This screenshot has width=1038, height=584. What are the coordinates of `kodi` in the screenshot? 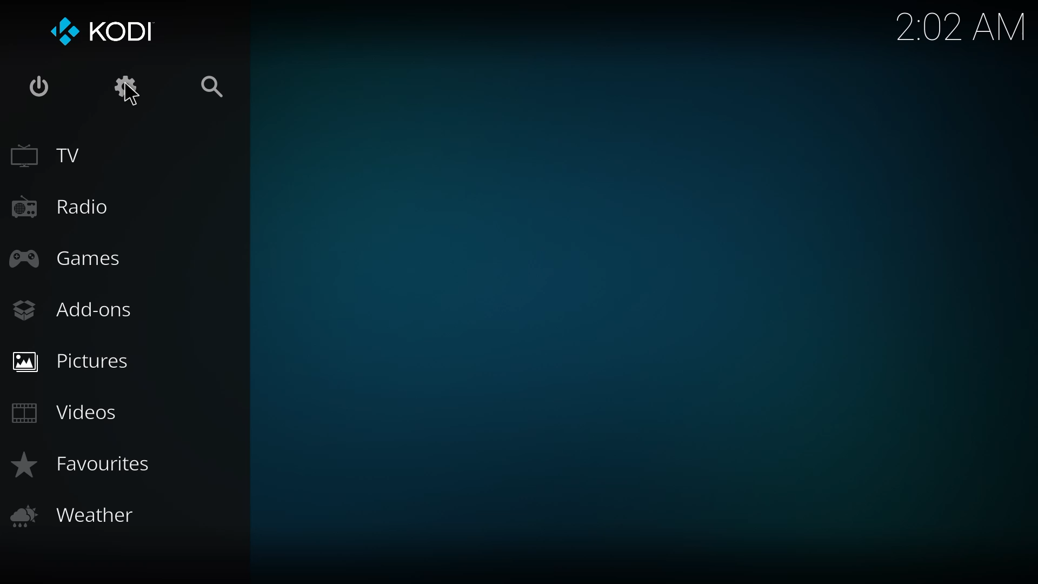 It's located at (105, 30).